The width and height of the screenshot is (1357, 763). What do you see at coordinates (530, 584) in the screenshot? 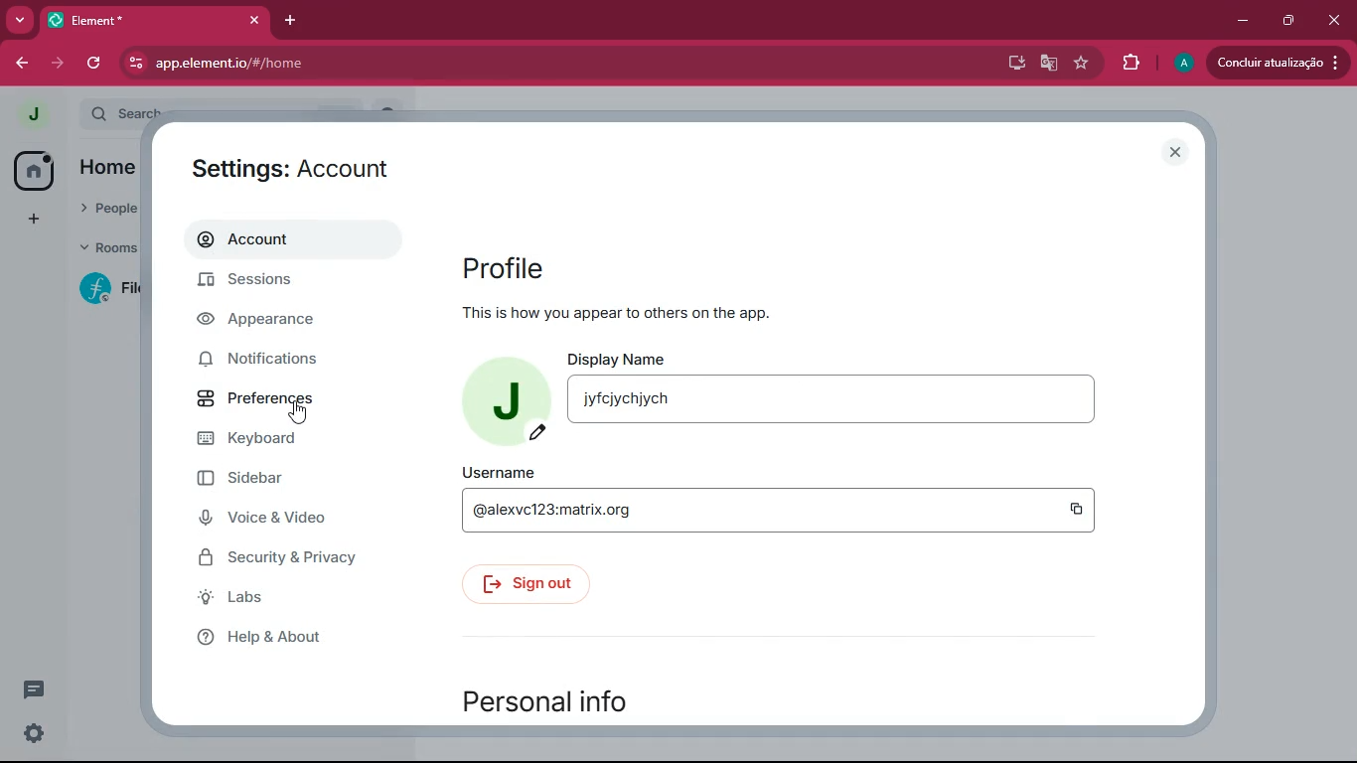
I see `sign out` at bounding box center [530, 584].